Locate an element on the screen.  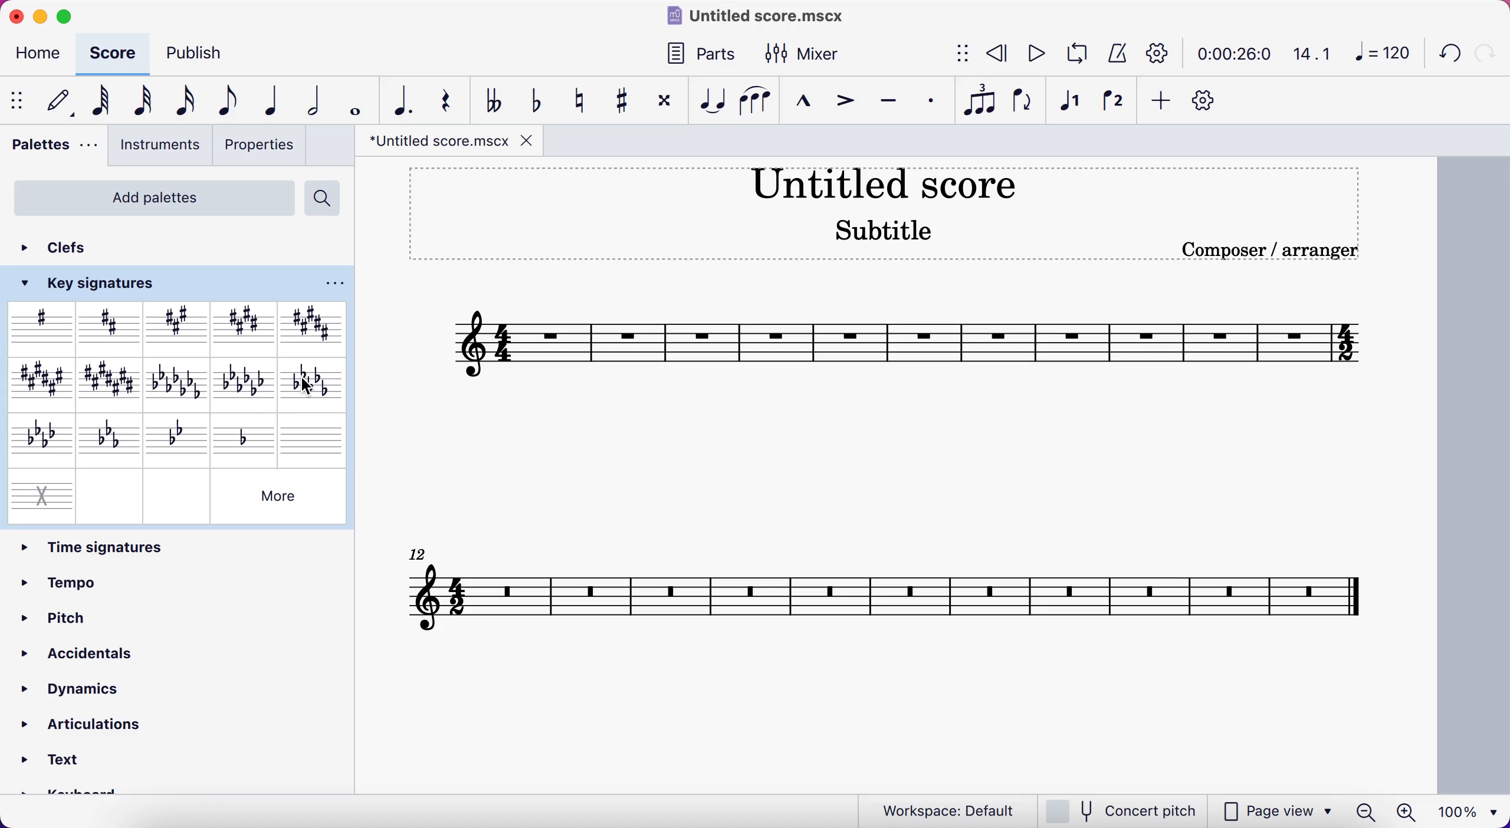
dynamics is located at coordinates (93, 685).